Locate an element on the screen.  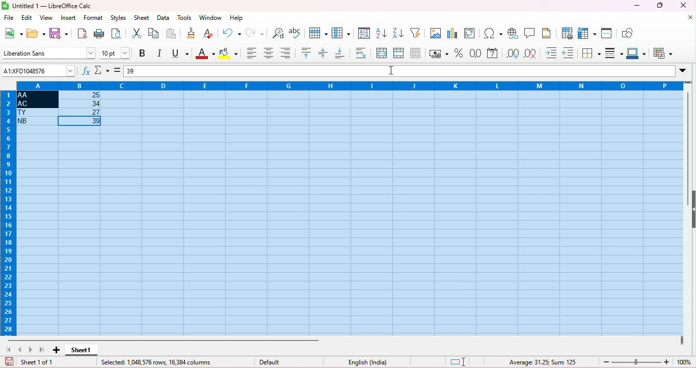
sheet is located at coordinates (143, 18).